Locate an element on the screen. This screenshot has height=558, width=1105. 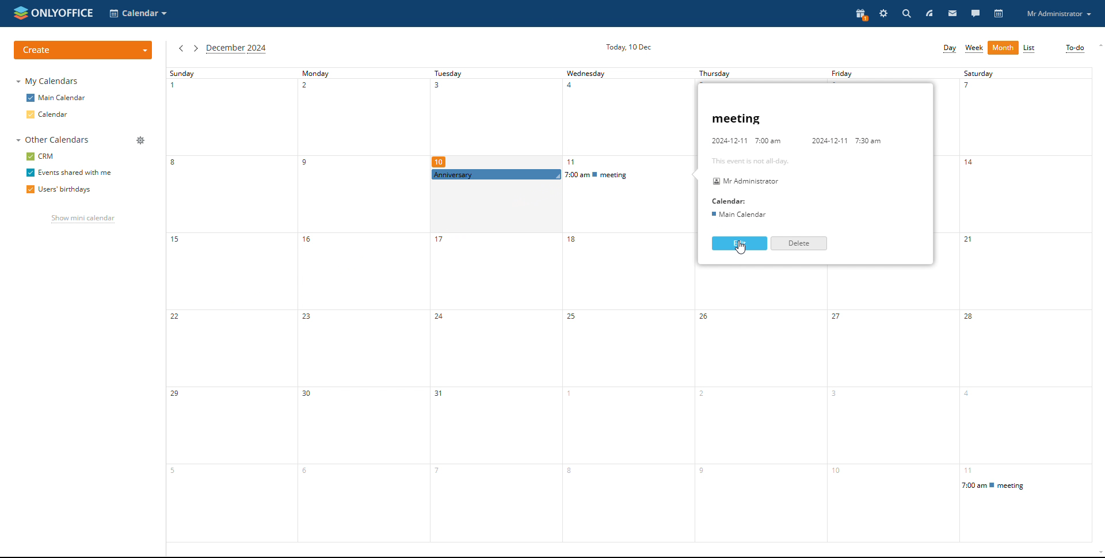
to-do is located at coordinates (1073, 48).